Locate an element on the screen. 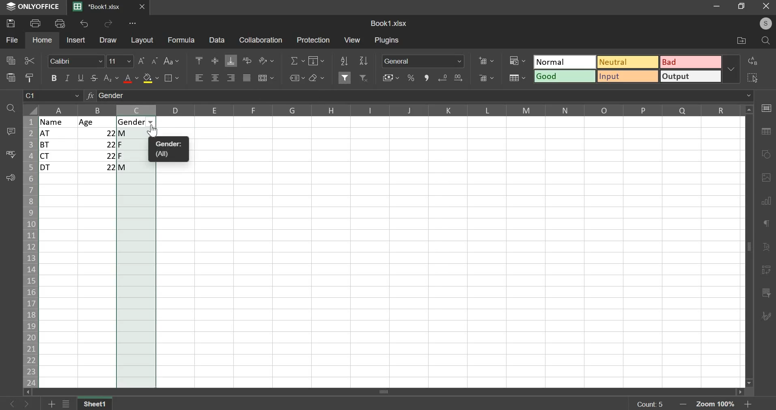 This screenshot has height=410, width=776. align top is located at coordinates (199, 59).